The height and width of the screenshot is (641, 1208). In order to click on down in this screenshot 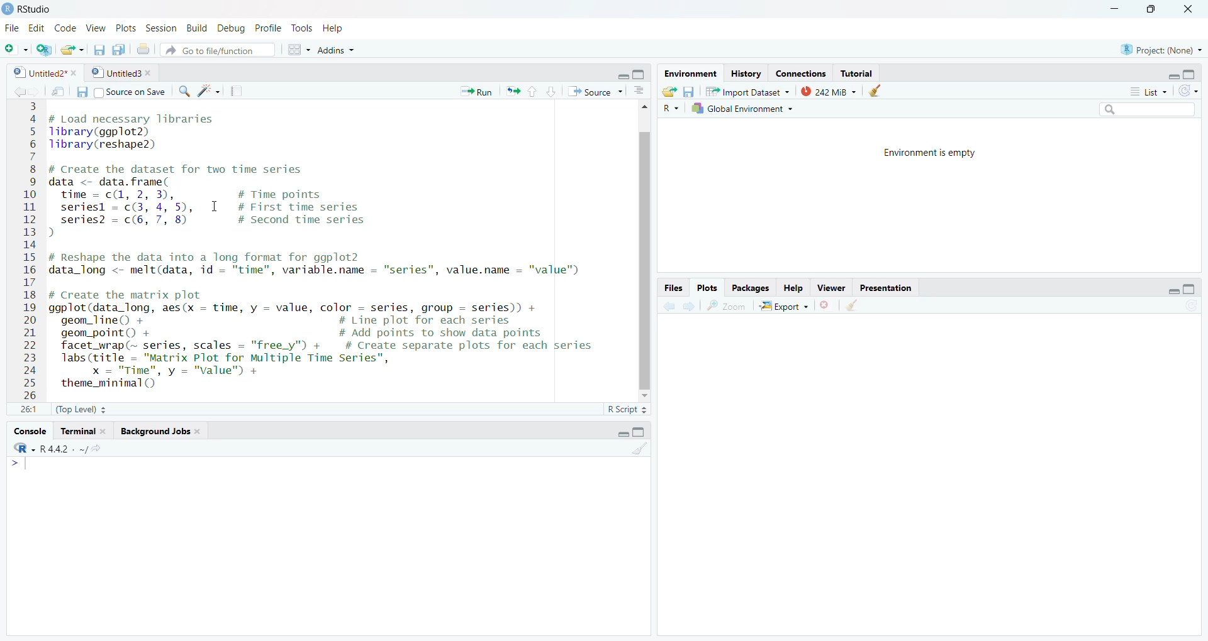, I will do `click(550, 91)`.